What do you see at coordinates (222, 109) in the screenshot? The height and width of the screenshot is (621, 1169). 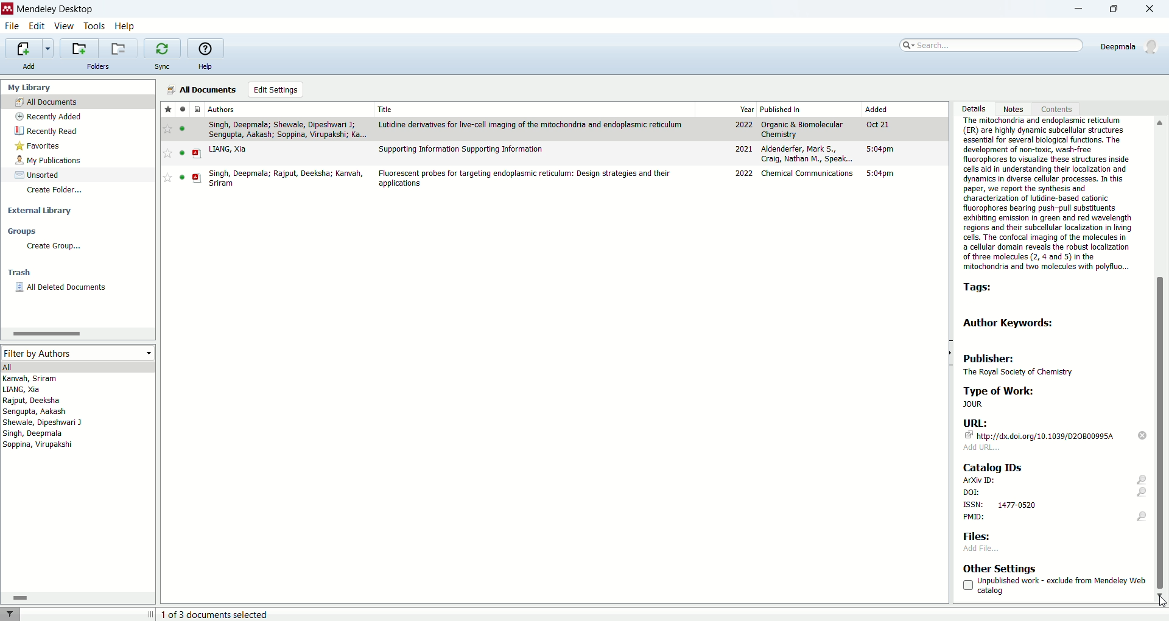 I see `authors` at bounding box center [222, 109].